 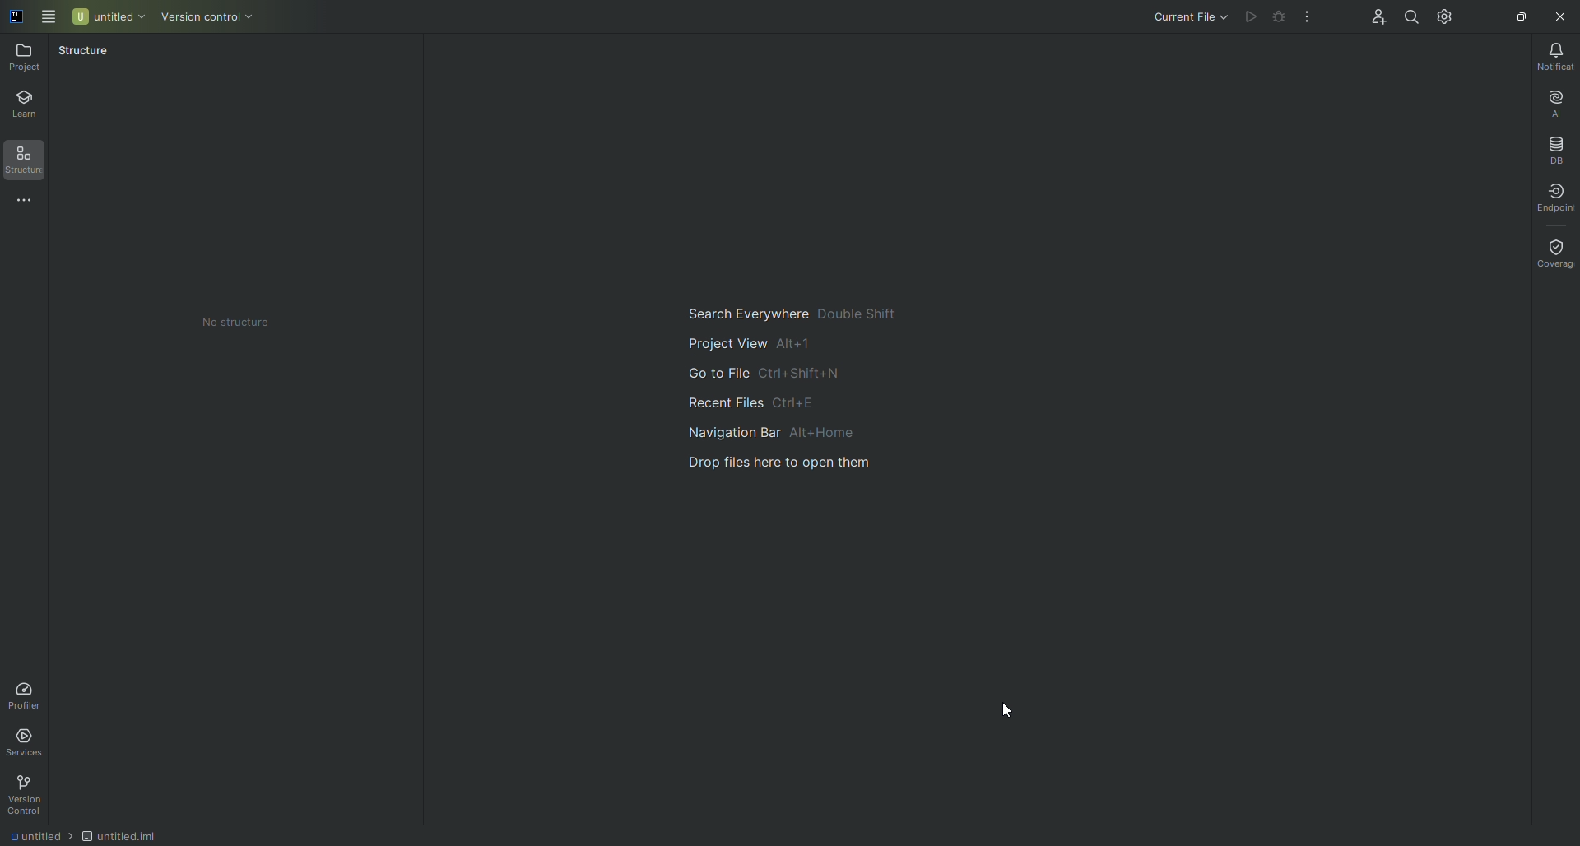 I want to click on Version Control, so click(x=30, y=795).